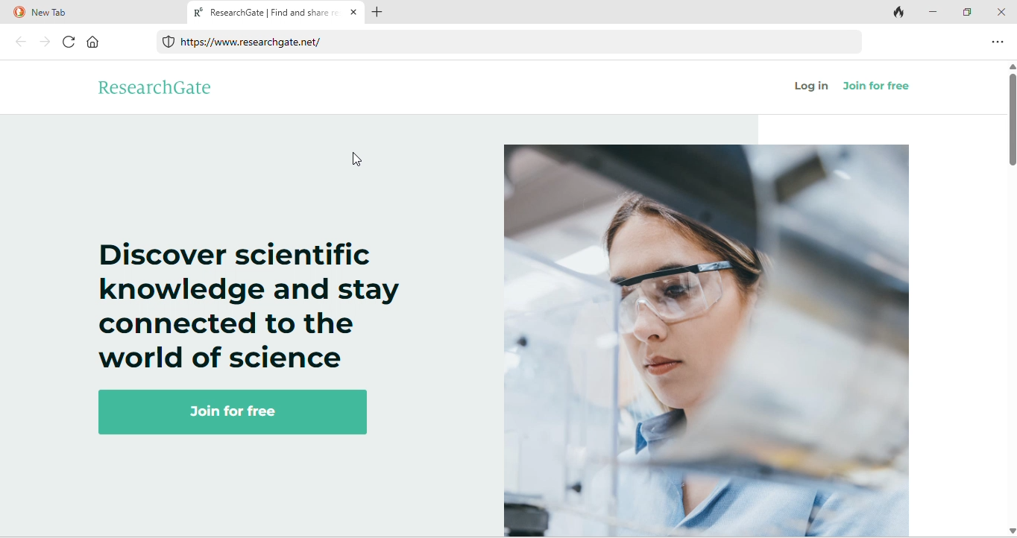 This screenshot has width=1017, height=538. I want to click on minimize, so click(936, 13).